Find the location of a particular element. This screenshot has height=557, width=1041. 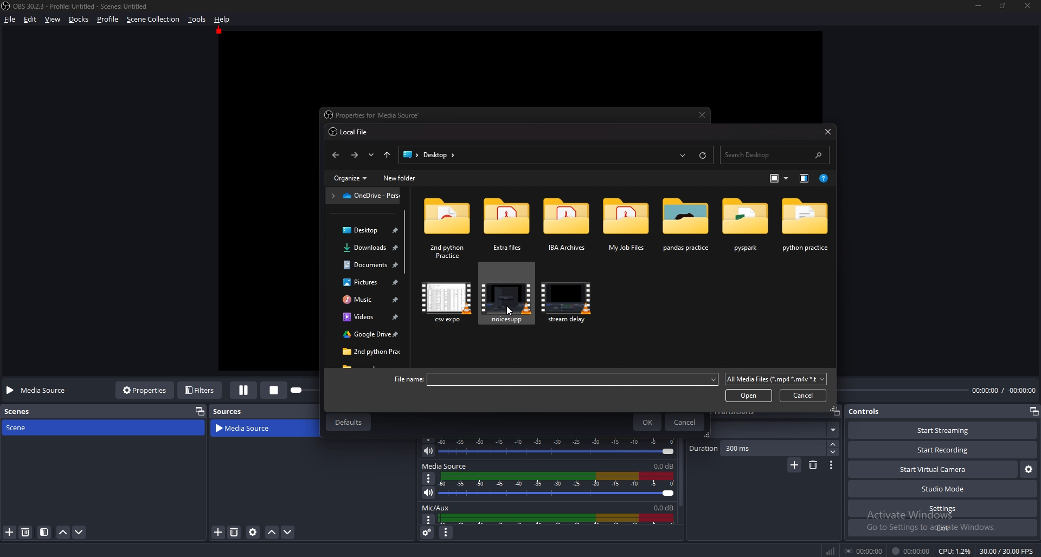

Scene collection is located at coordinates (153, 19).